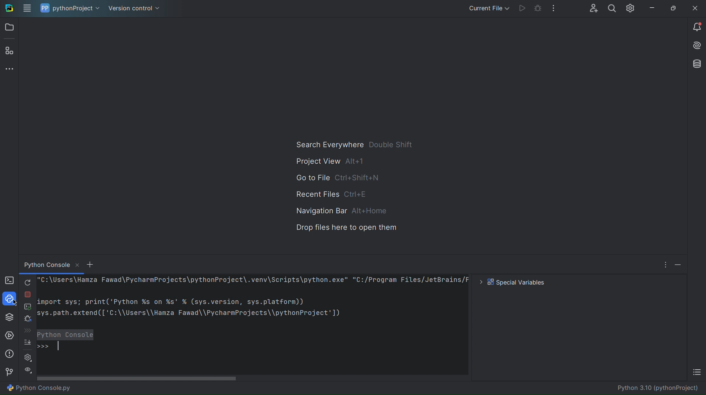  Describe the element at coordinates (10, 373) in the screenshot. I see `Version Control` at that location.